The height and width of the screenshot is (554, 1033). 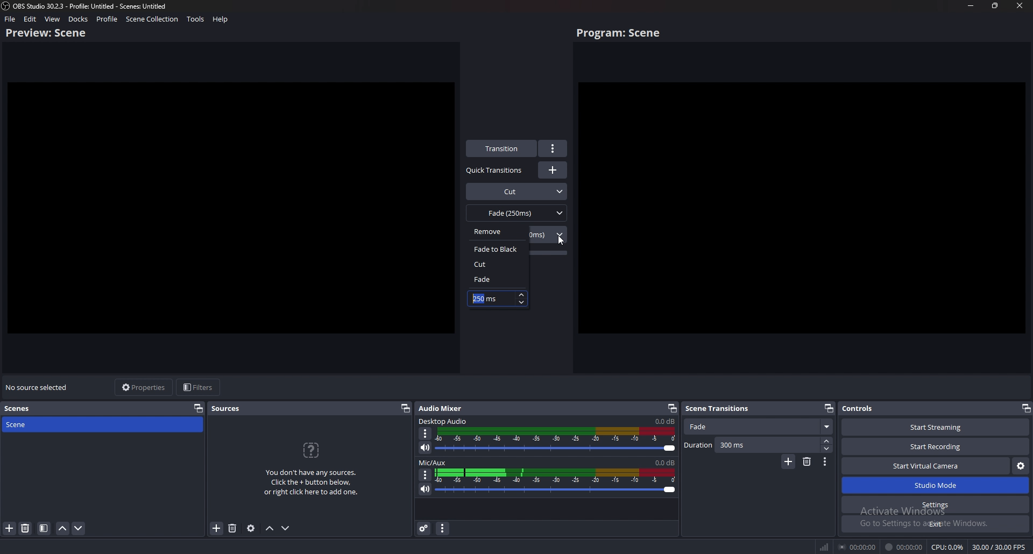 What do you see at coordinates (497, 264) in the screenshot?
I see `cut` at bounding box center [497, 264].